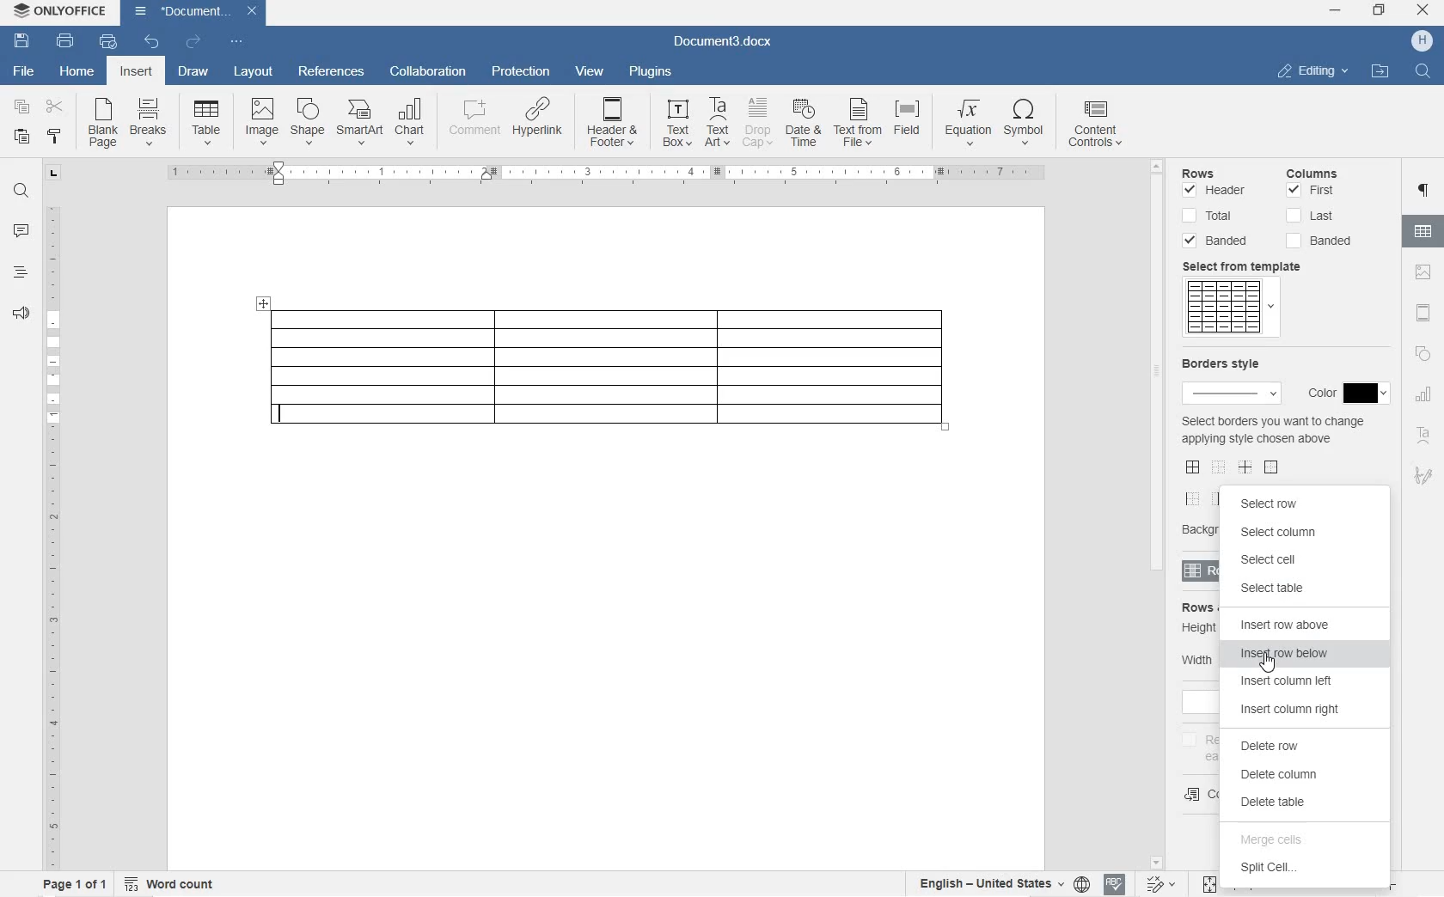 Image resolution: width=1444 pixels, height=897 pixels. Describe the element at coordinates (1199, 795) in the screenshot. I see `convert table to text` at that location.